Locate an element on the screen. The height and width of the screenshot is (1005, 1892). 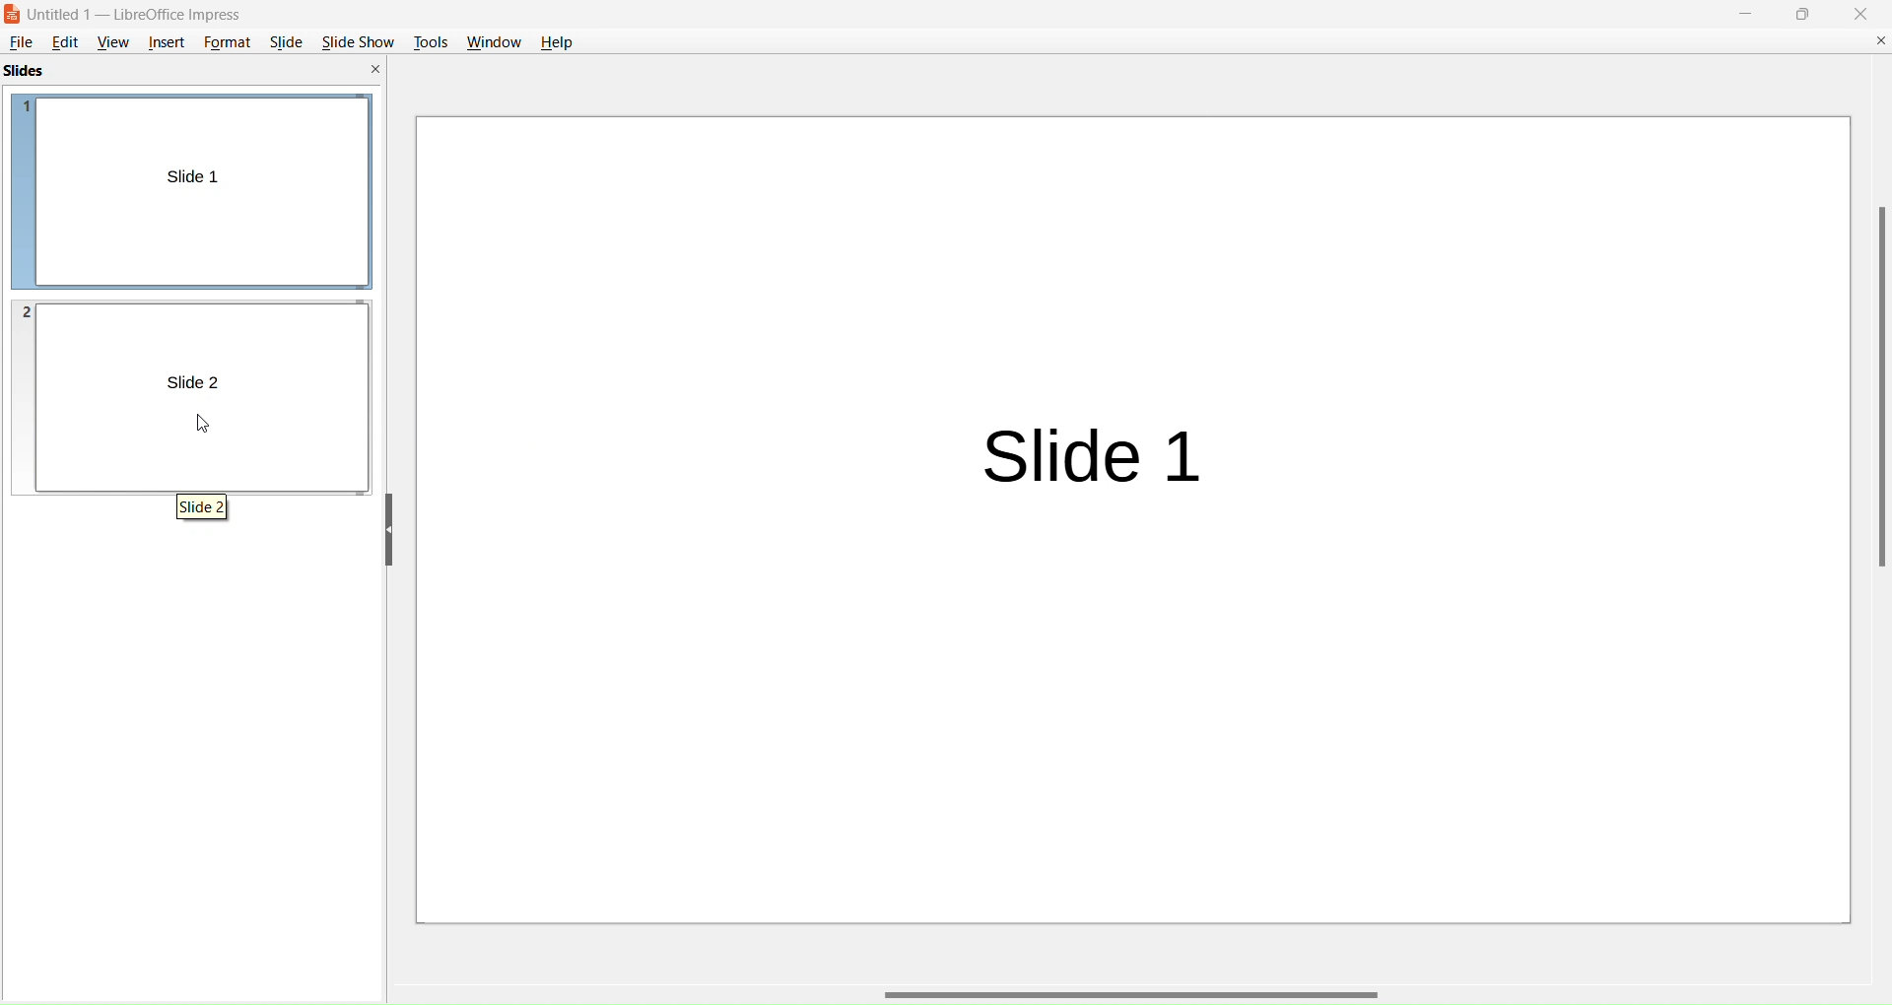
slide number is located at coordinates (26, 110).